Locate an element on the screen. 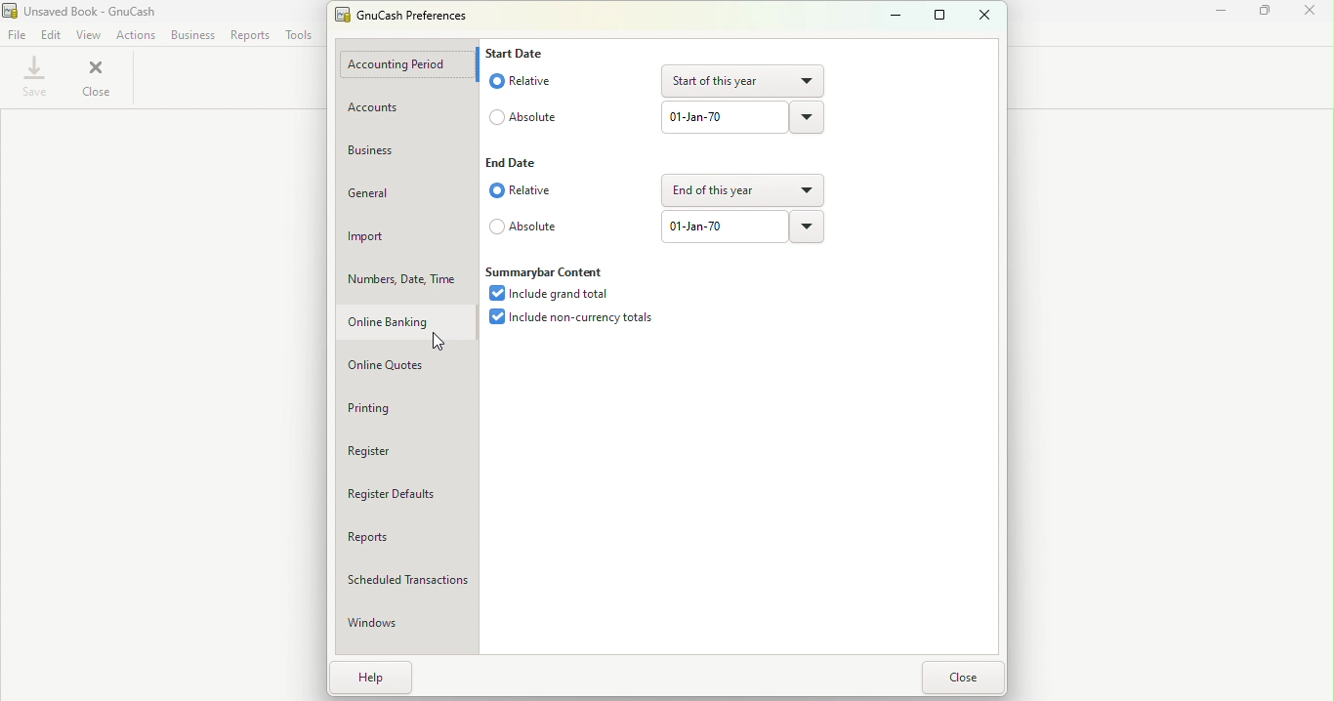 This screenshot has height=701, width=1334. Drop down is located at coordinates (808, 226).